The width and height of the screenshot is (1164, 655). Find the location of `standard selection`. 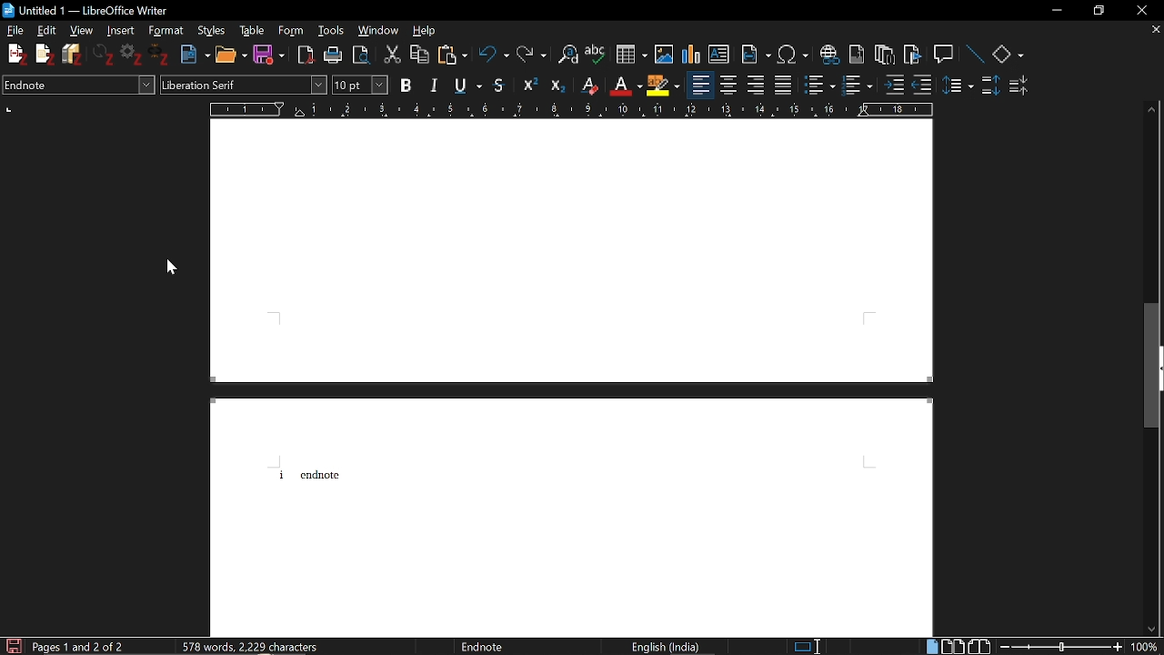

standard selection is located at coordinates (809, 647).